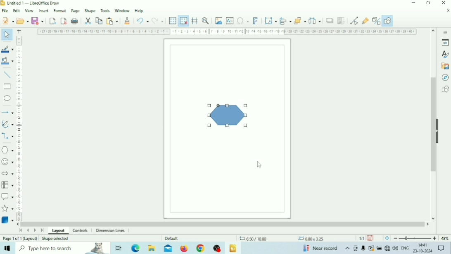 The height and width of the screenshot is (254, 451). What do you see at coordinates (60, 10) in the screenshot?
I see `Format` at bounding box center [60, 10].